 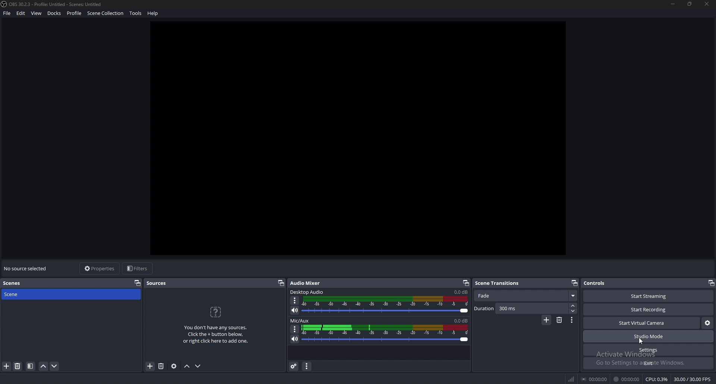 I want to click on Options, so click(x=294, y=329).